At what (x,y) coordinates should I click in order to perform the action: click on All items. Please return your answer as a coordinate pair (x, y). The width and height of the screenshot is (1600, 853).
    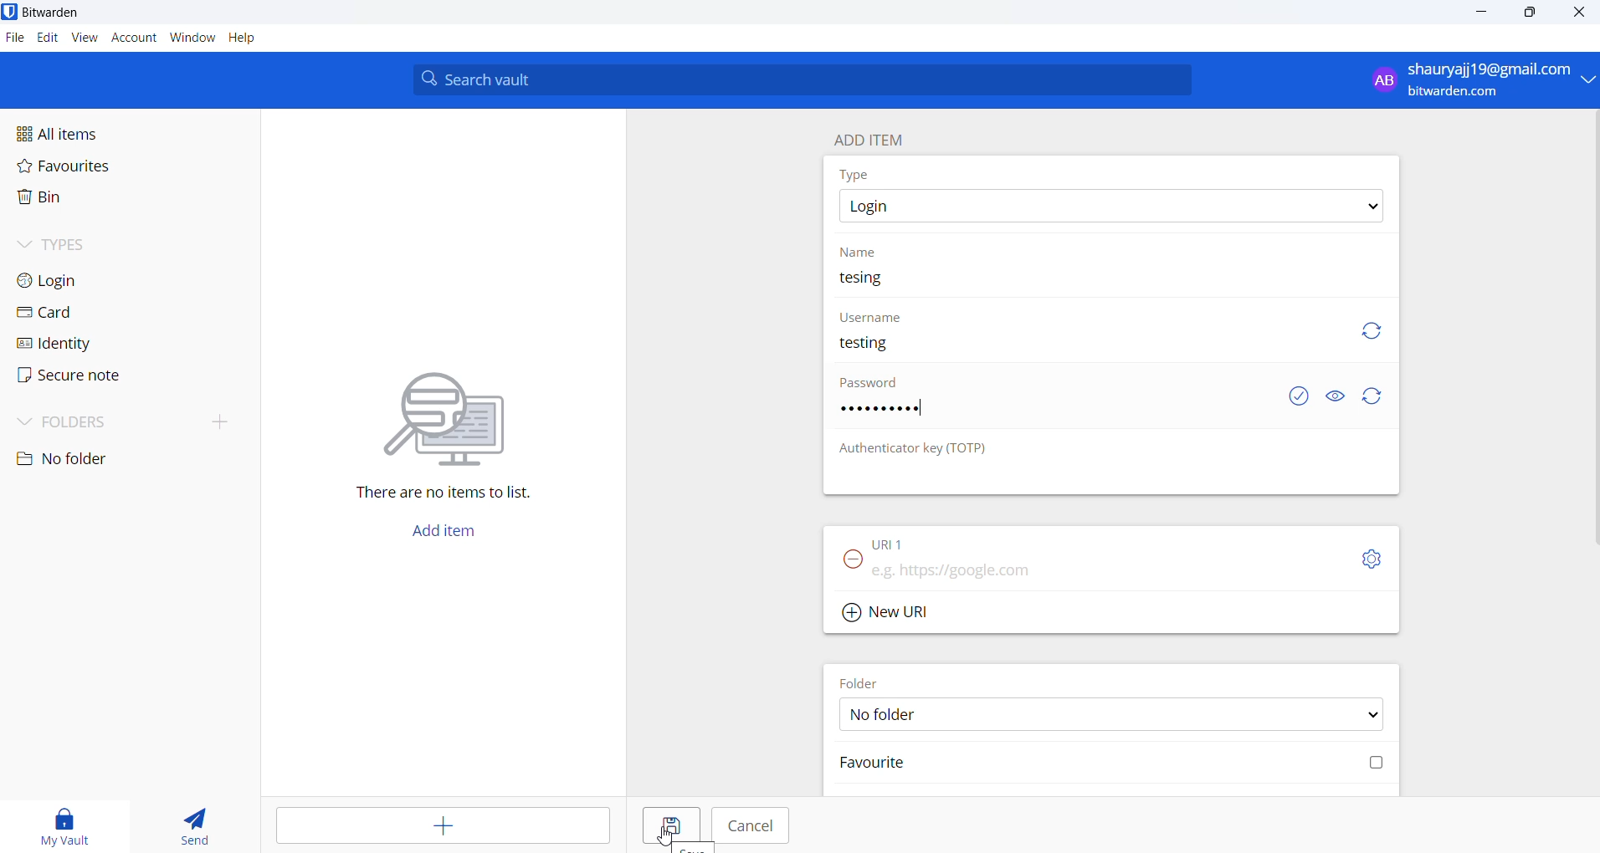
    Looking at the image, I should click on (95, 132).